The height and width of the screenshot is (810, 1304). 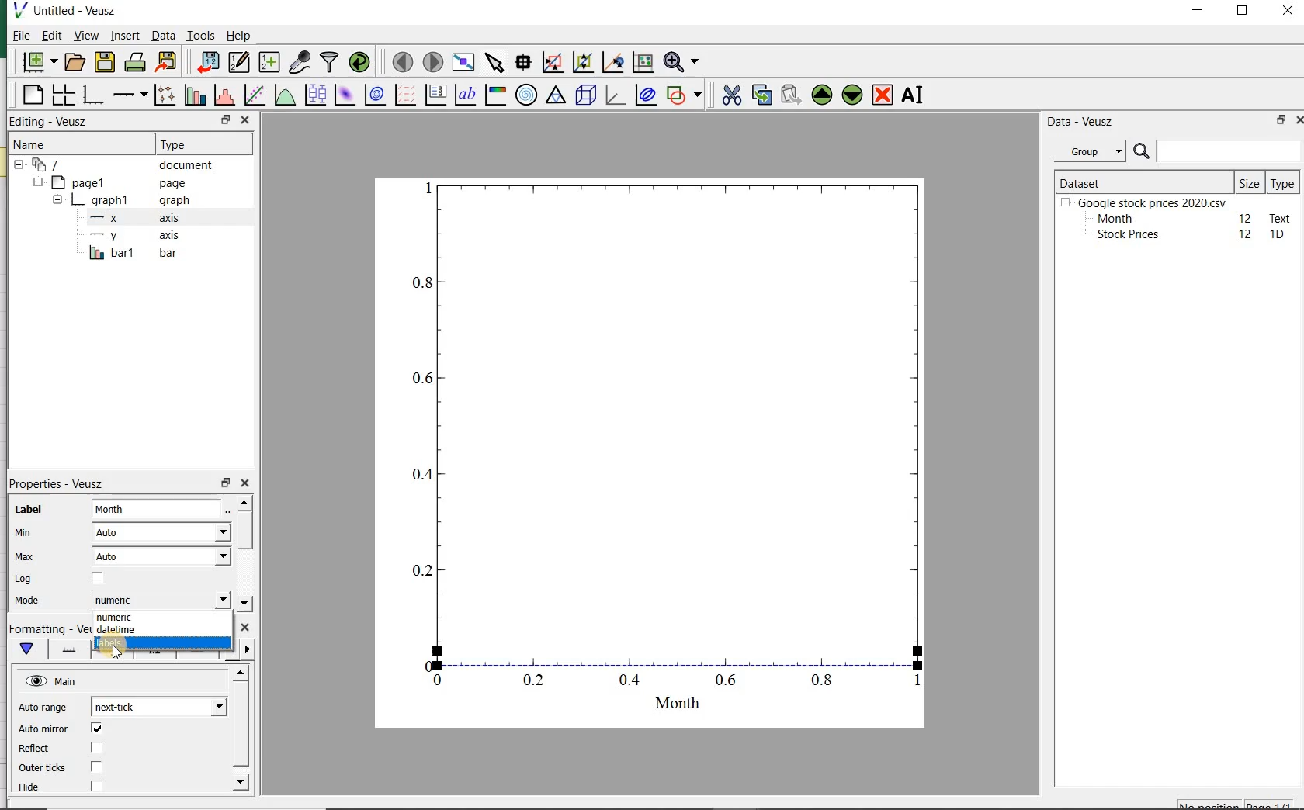 I want to click on Min, so click(x=25, y=534).